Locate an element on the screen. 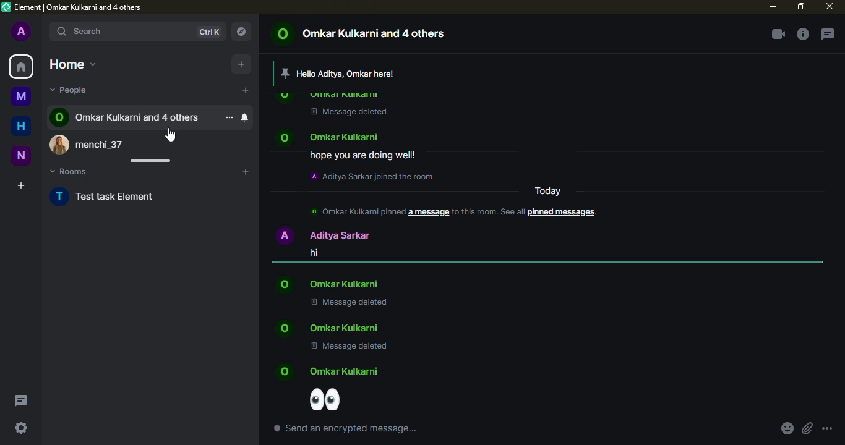  hope you are doing well! is located at coordinates (363, 155).